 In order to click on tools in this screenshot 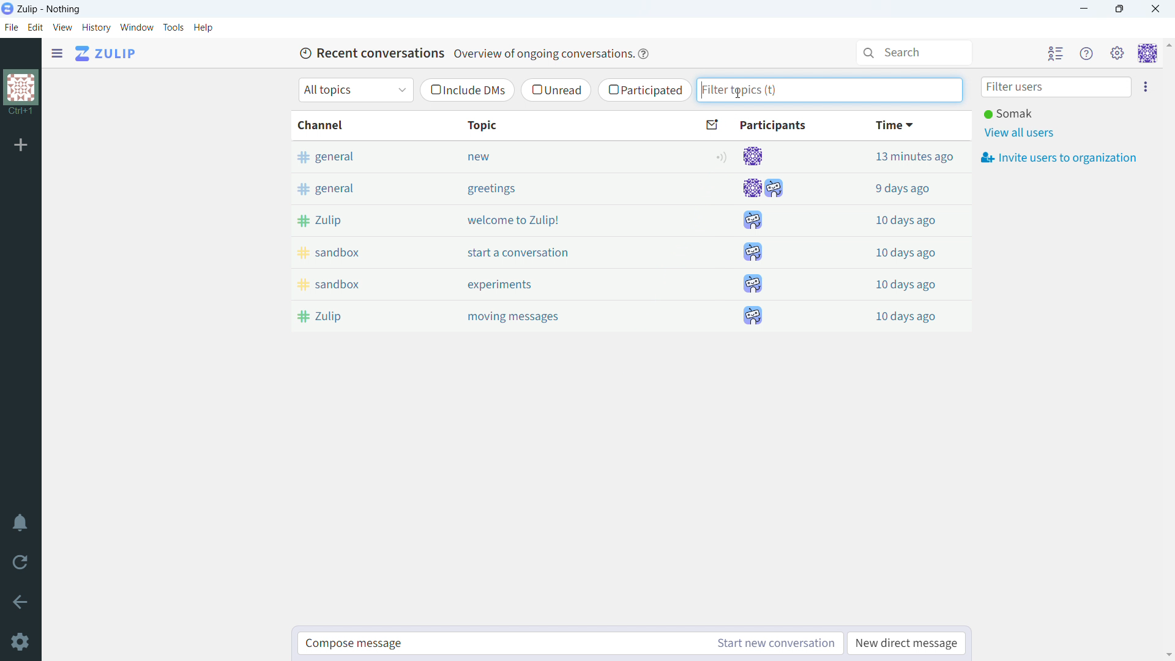, I will do `click(173, 28)`.